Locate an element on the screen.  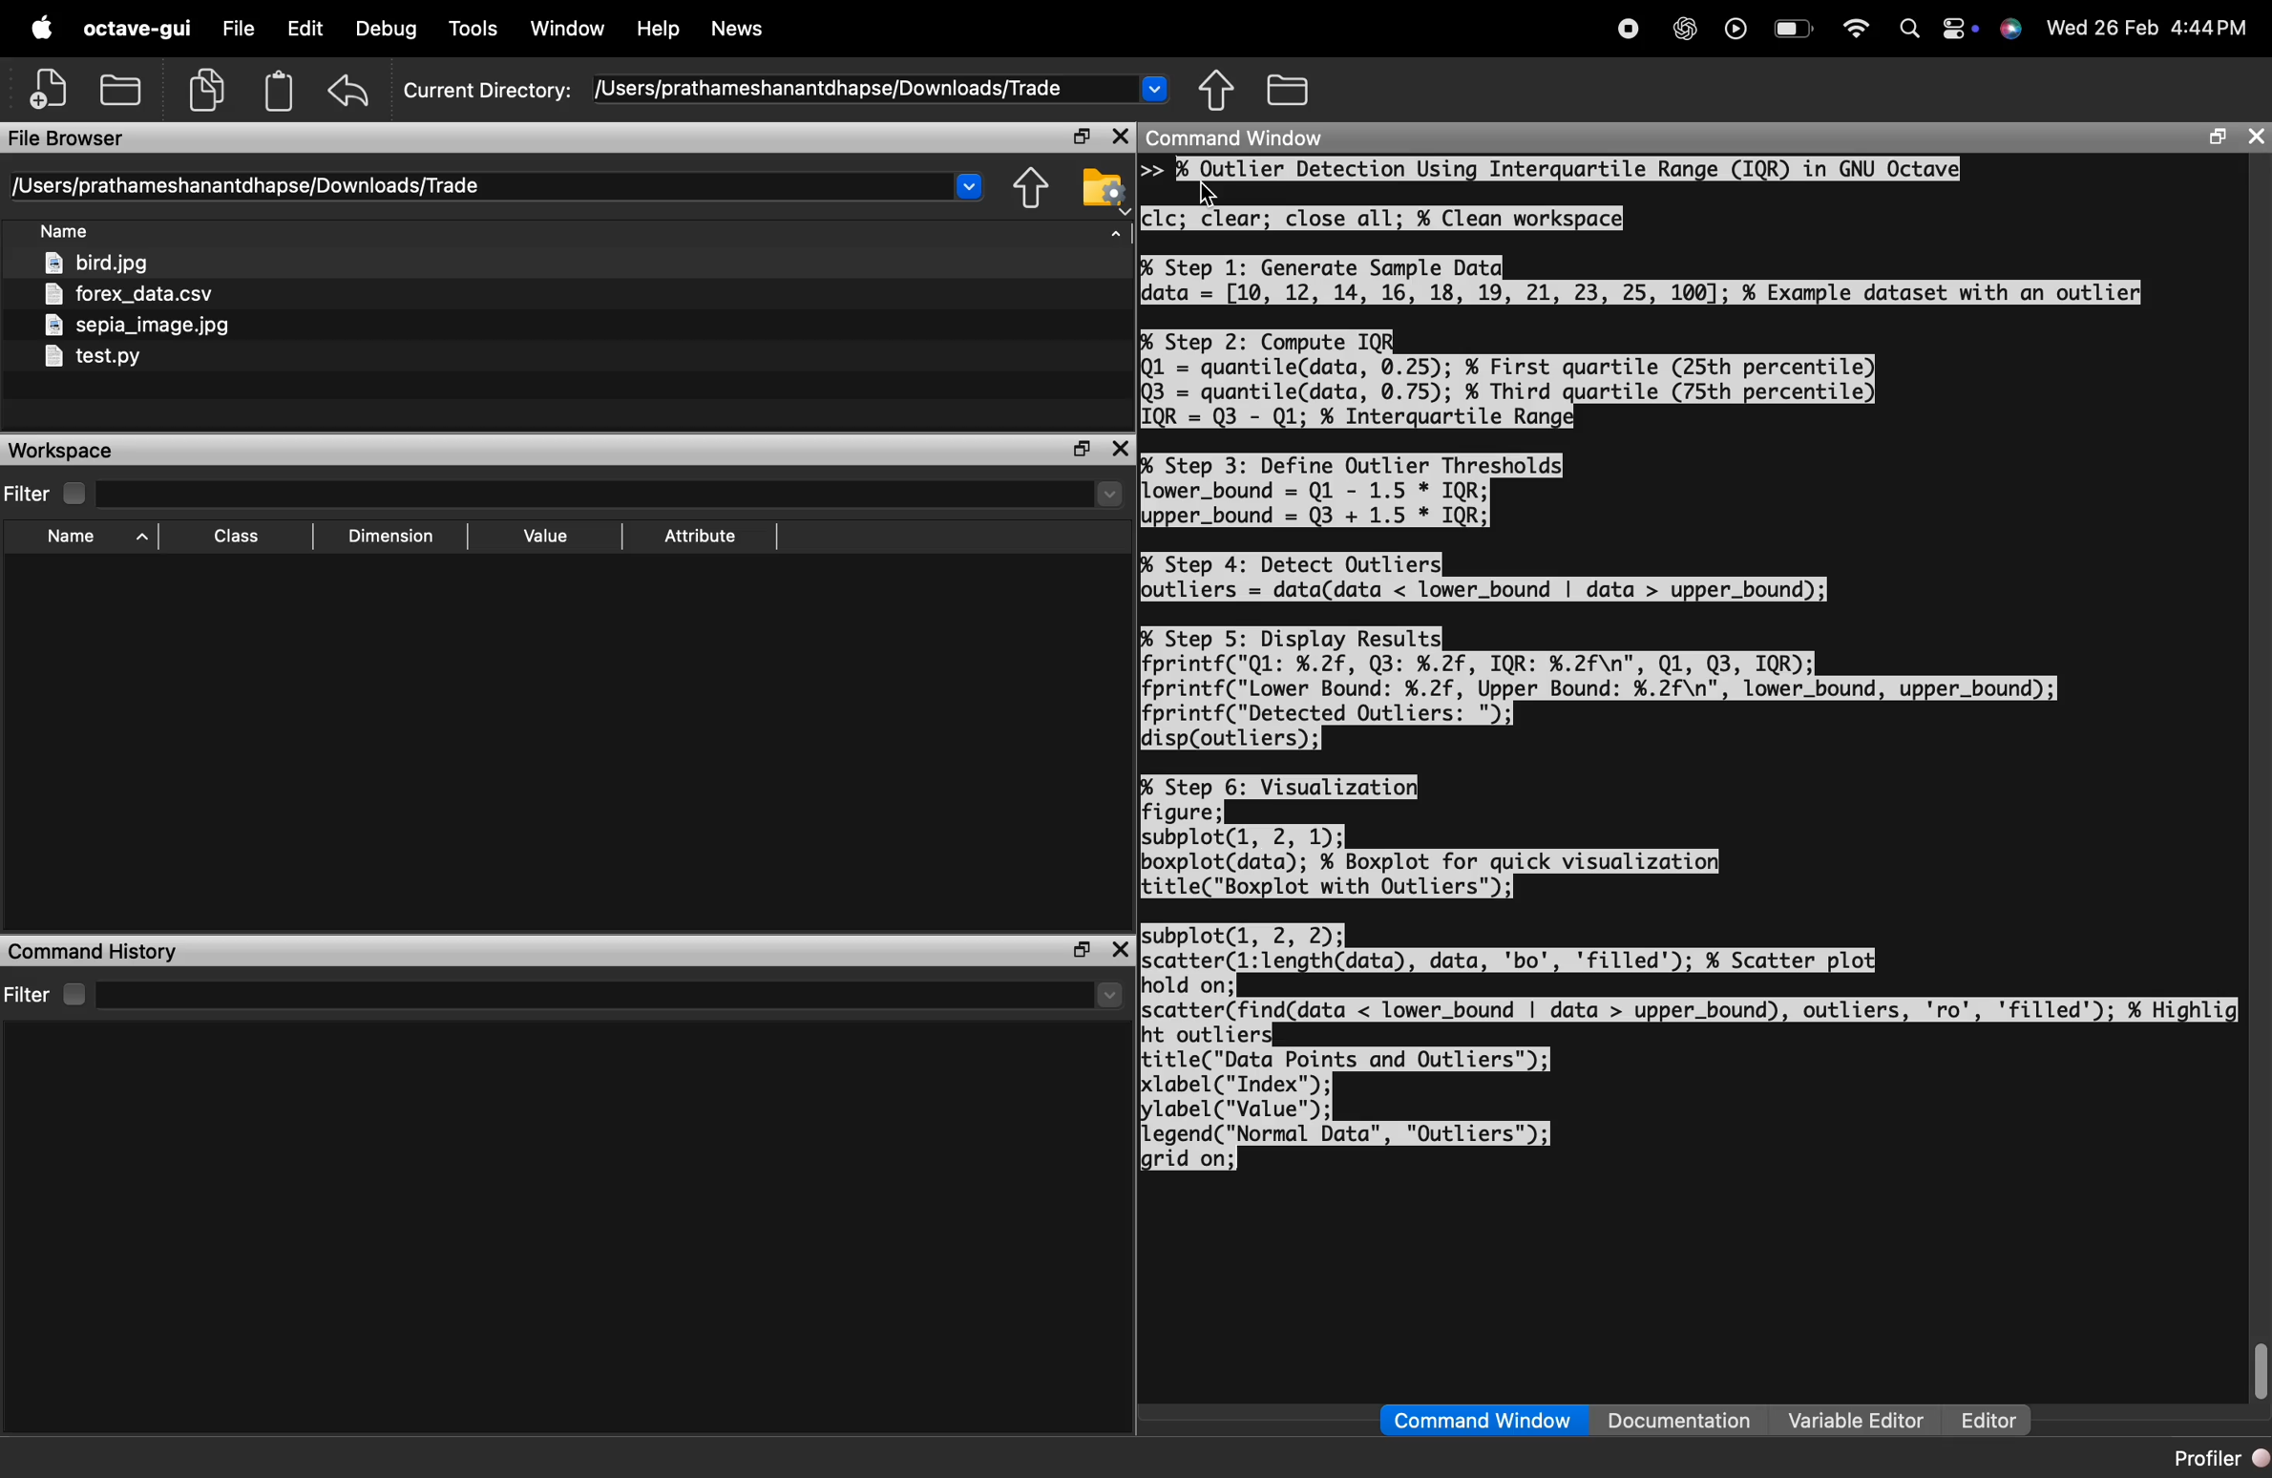
[Users/prathameshanantdhapse/Downloads/Trade is located at coordinates (250, 185).